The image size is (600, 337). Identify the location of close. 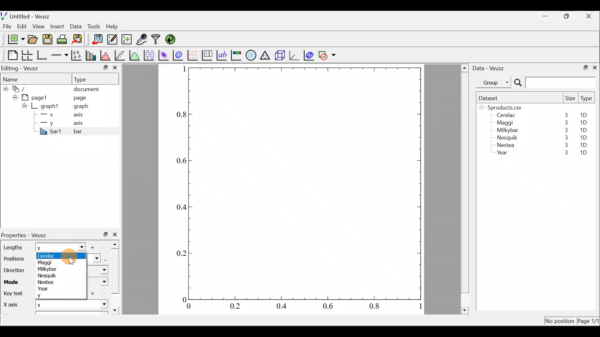
(589, 16).